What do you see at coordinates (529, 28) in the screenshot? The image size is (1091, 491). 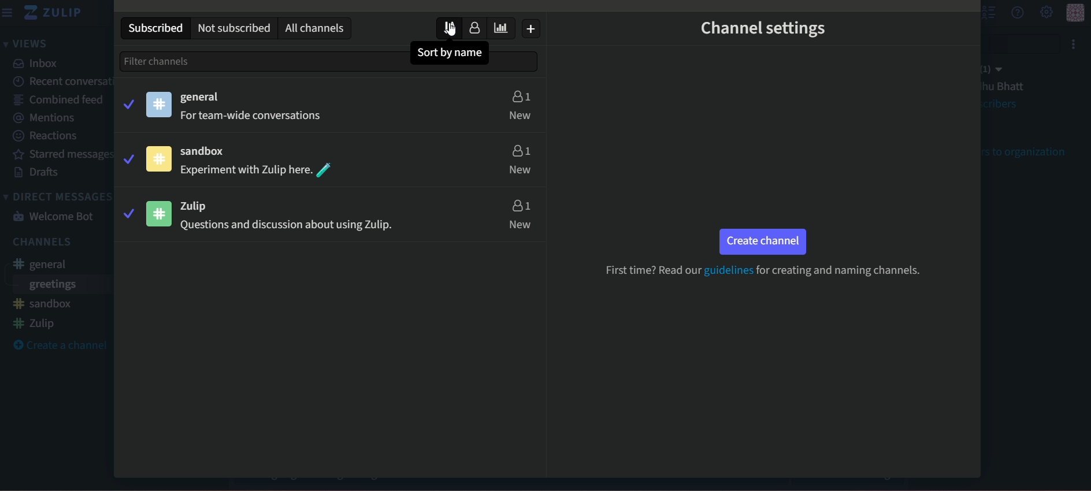 I see `create new channel` at bounding box center [529, 28].